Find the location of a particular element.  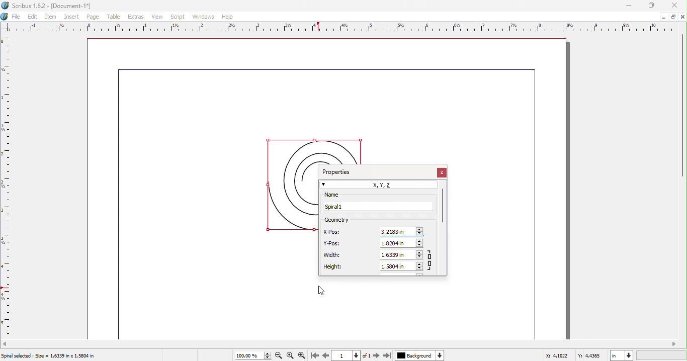

Zoom out is located at coordinates (278, 356).